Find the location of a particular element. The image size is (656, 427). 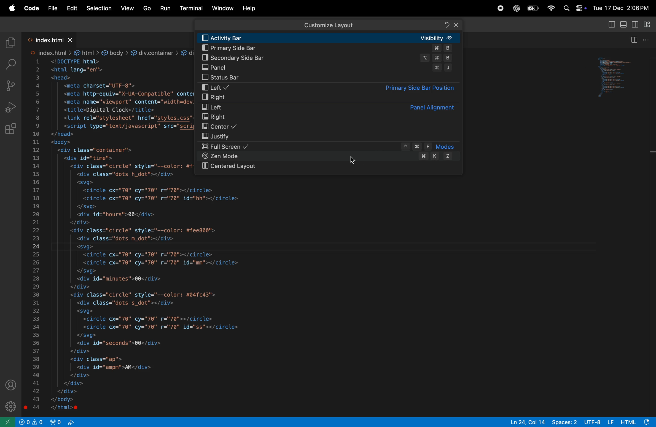

panel is located at coordinates (328, 68).